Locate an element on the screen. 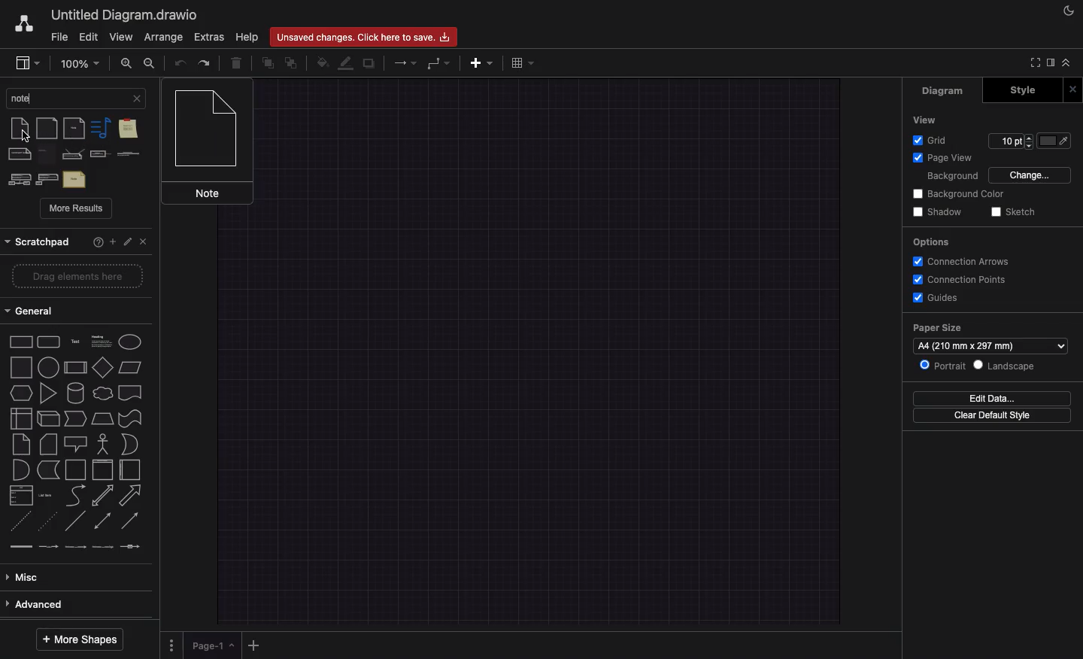 This screenshot has height=659, width=1083. File is located at coordinates (59, 38).